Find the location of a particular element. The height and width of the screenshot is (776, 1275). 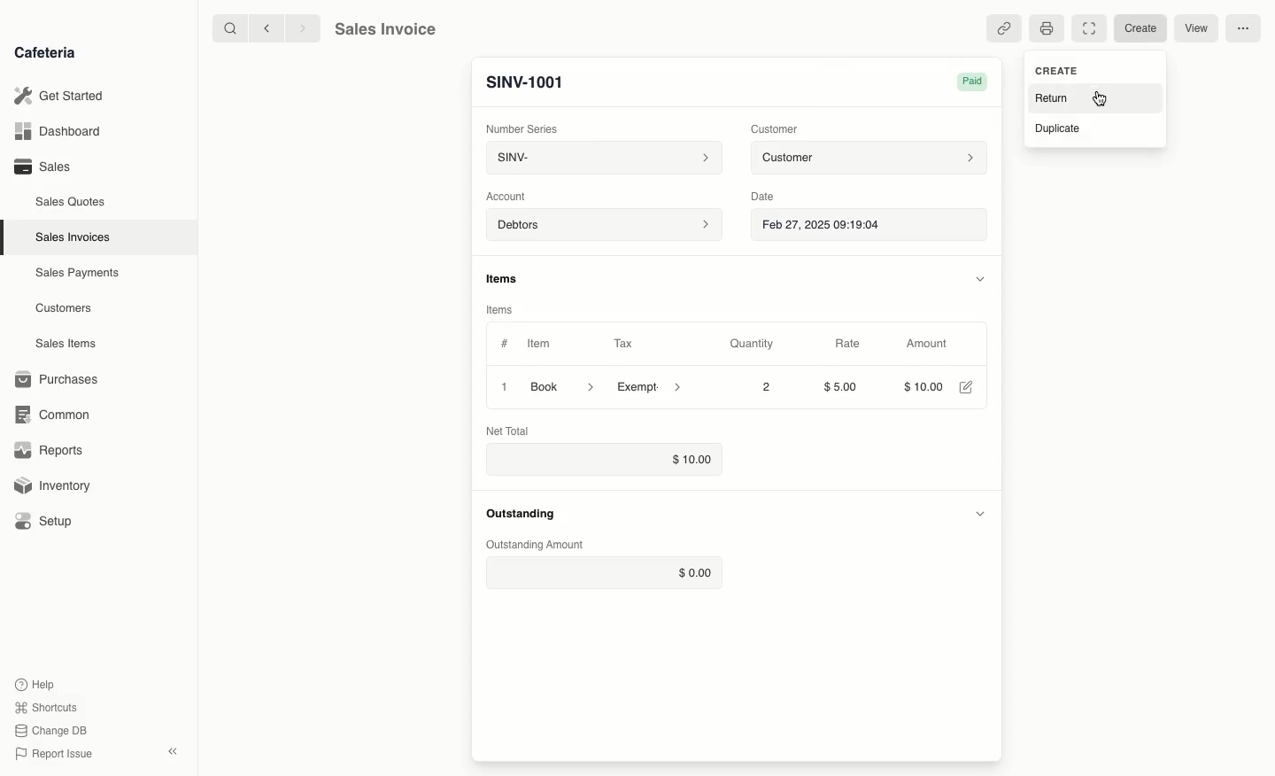

$0.00 is located at coordinates (603, 572).